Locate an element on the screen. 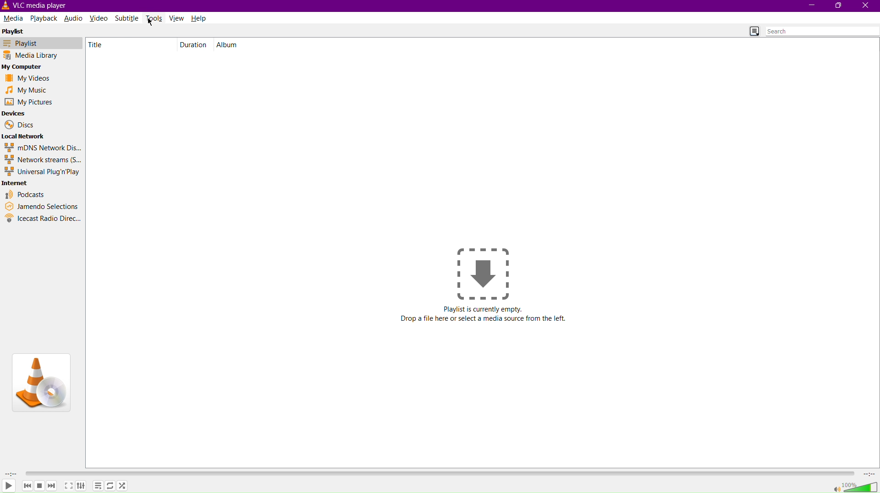 The image size is (880, 493). My Computer is located at coordinates (27, 68).